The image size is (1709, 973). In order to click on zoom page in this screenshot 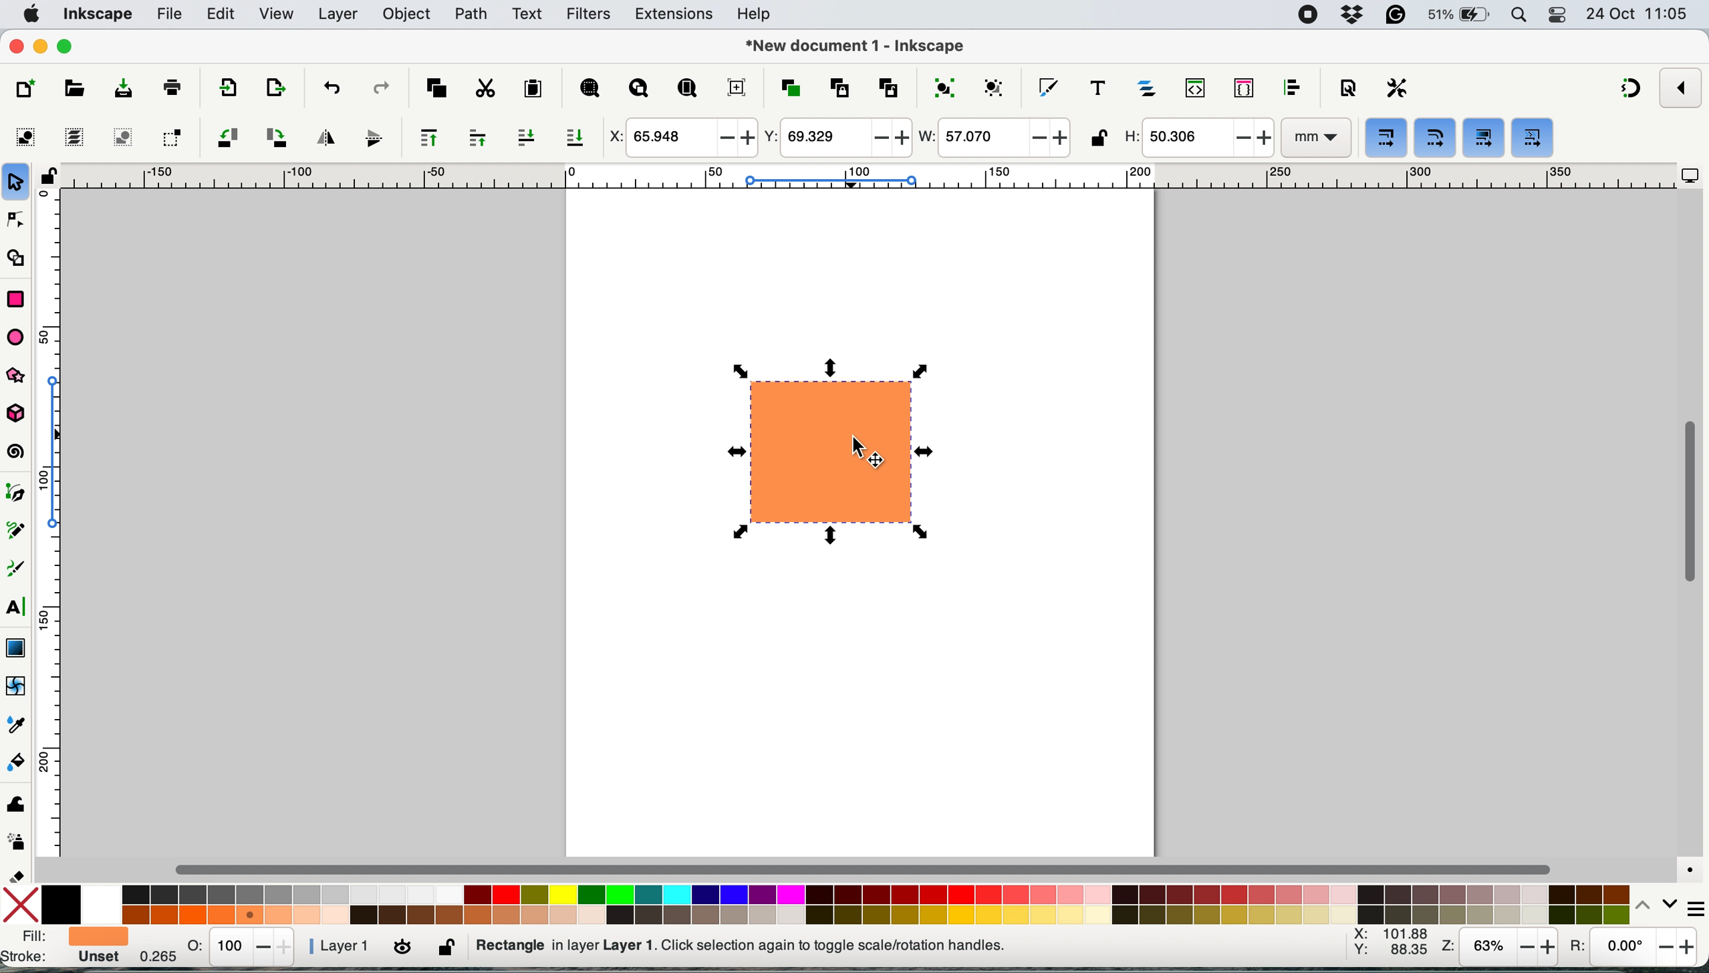, I will do `click(687, 89)`.